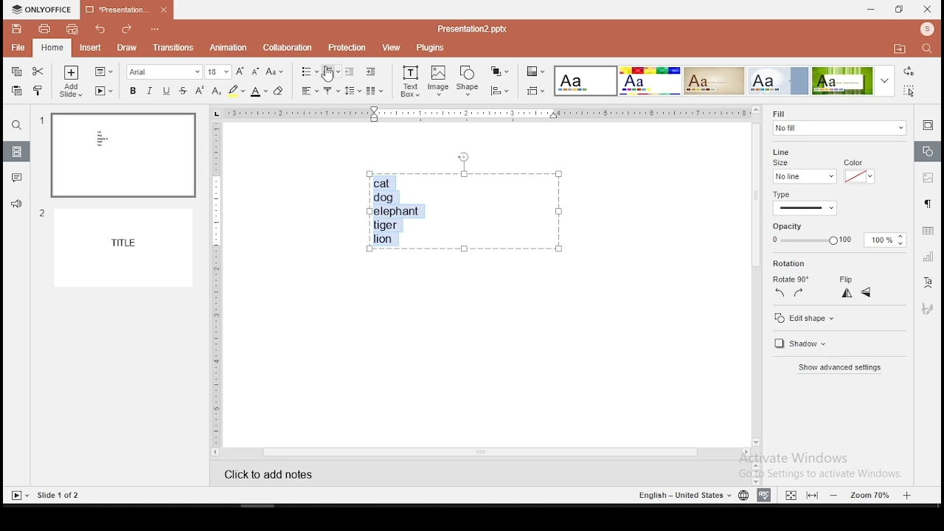  Describe the element at coordinates (127, 47) in the screenshot. I see `draw` at that location.